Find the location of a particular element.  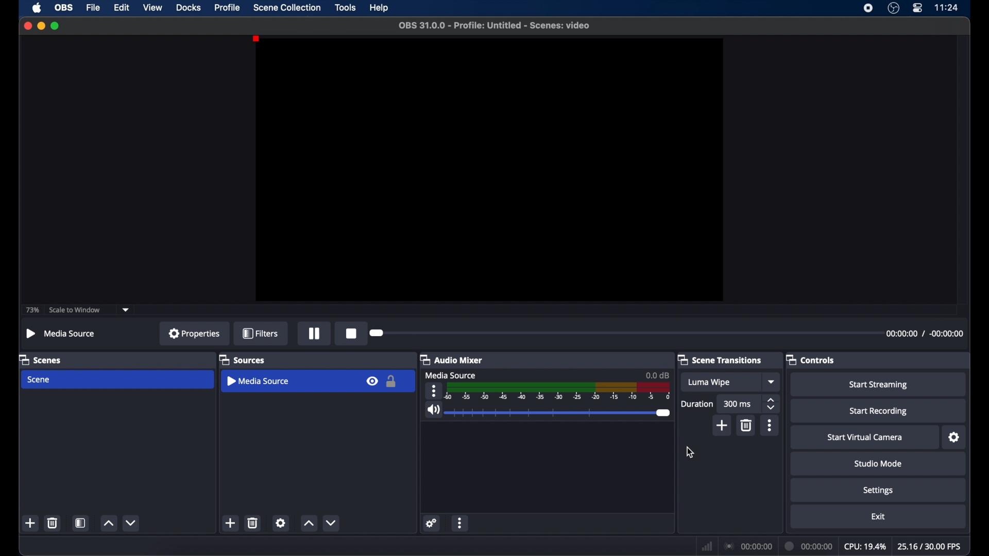

cursor is located at coordinates (690, 453).